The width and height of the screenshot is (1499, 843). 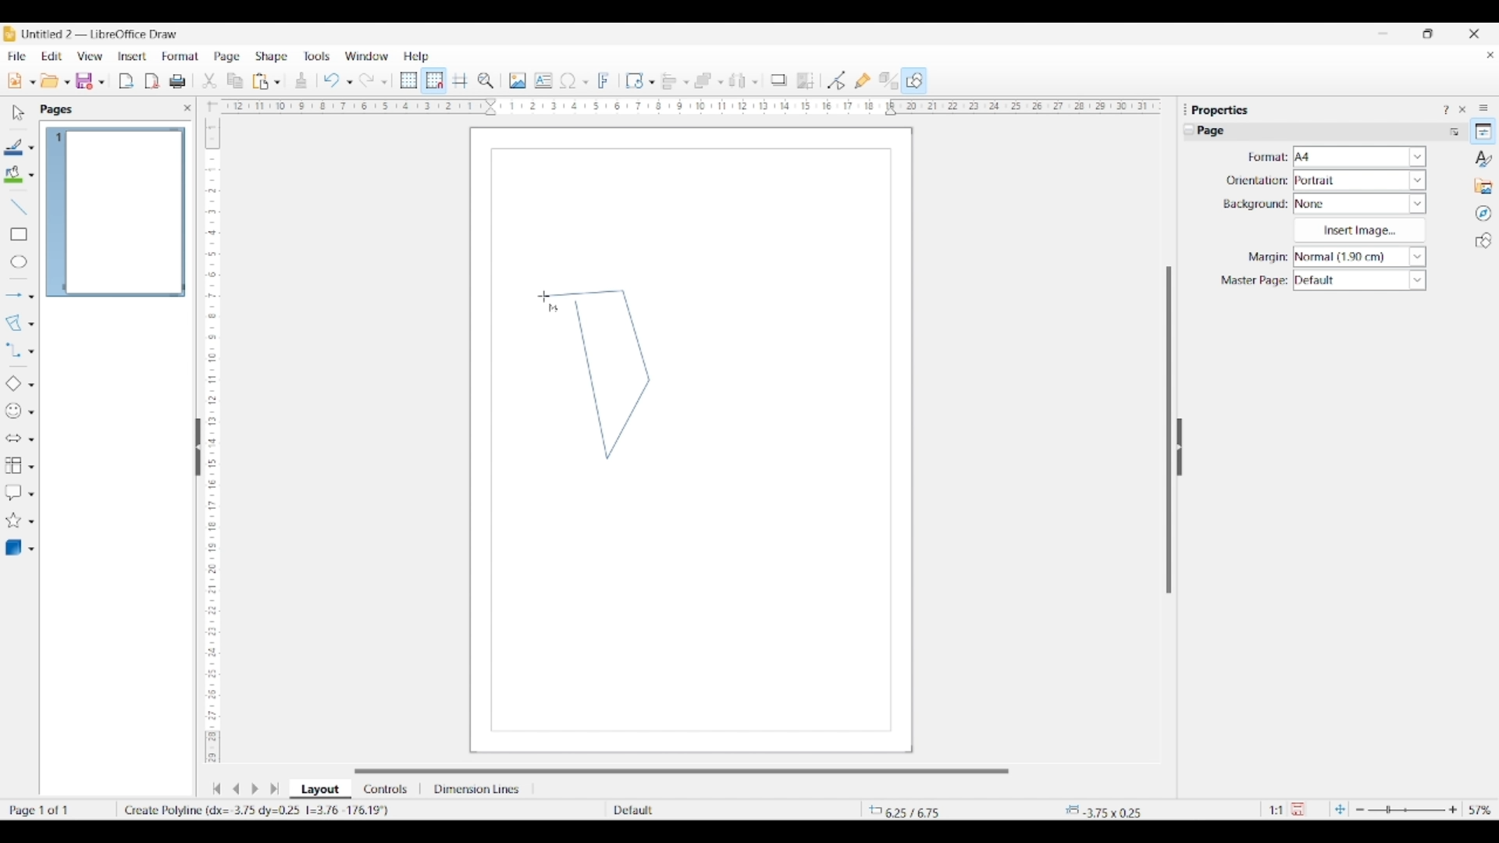 What do you see at coordinates (320, 789) in the screenshot?
I see `Layout selected` at bounding box center [320, 789].